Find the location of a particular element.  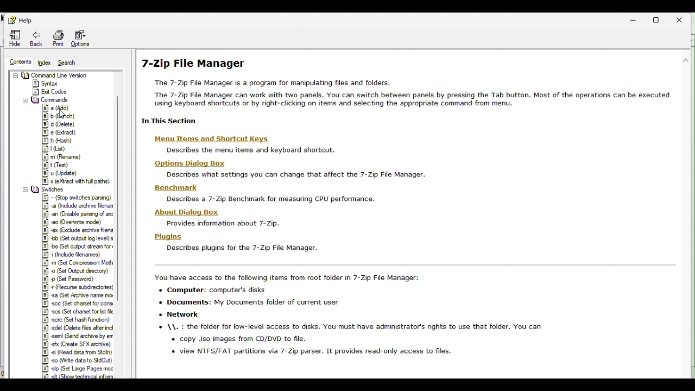

hide  is located at coordinates (13, 39).